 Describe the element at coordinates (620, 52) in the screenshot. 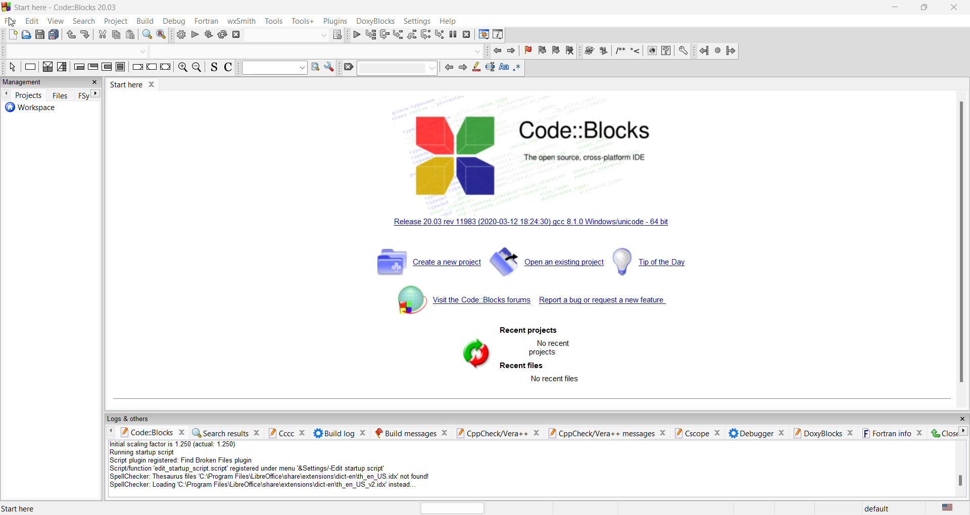

I see `multiline comment` at that location.